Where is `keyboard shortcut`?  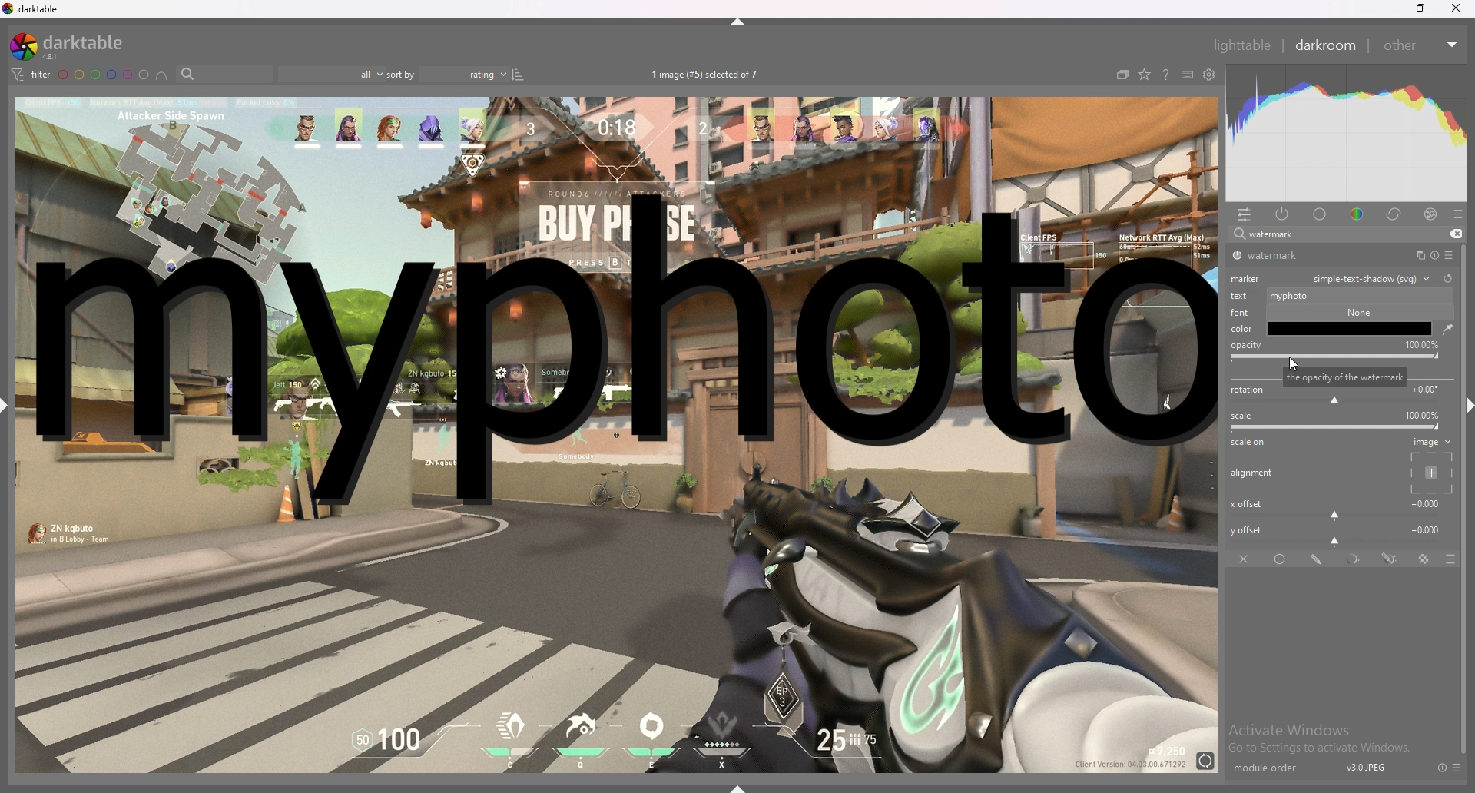
keyboard shortcut is located at coordinates (1187, 75).